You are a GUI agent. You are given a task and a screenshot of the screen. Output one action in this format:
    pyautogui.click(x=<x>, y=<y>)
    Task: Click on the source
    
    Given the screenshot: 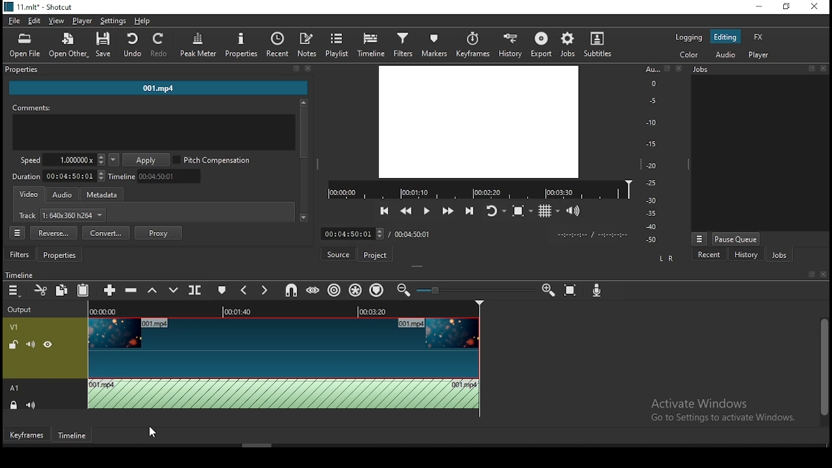 What is the action you would take?
    pyautogui.click(x=339, y=255)
    